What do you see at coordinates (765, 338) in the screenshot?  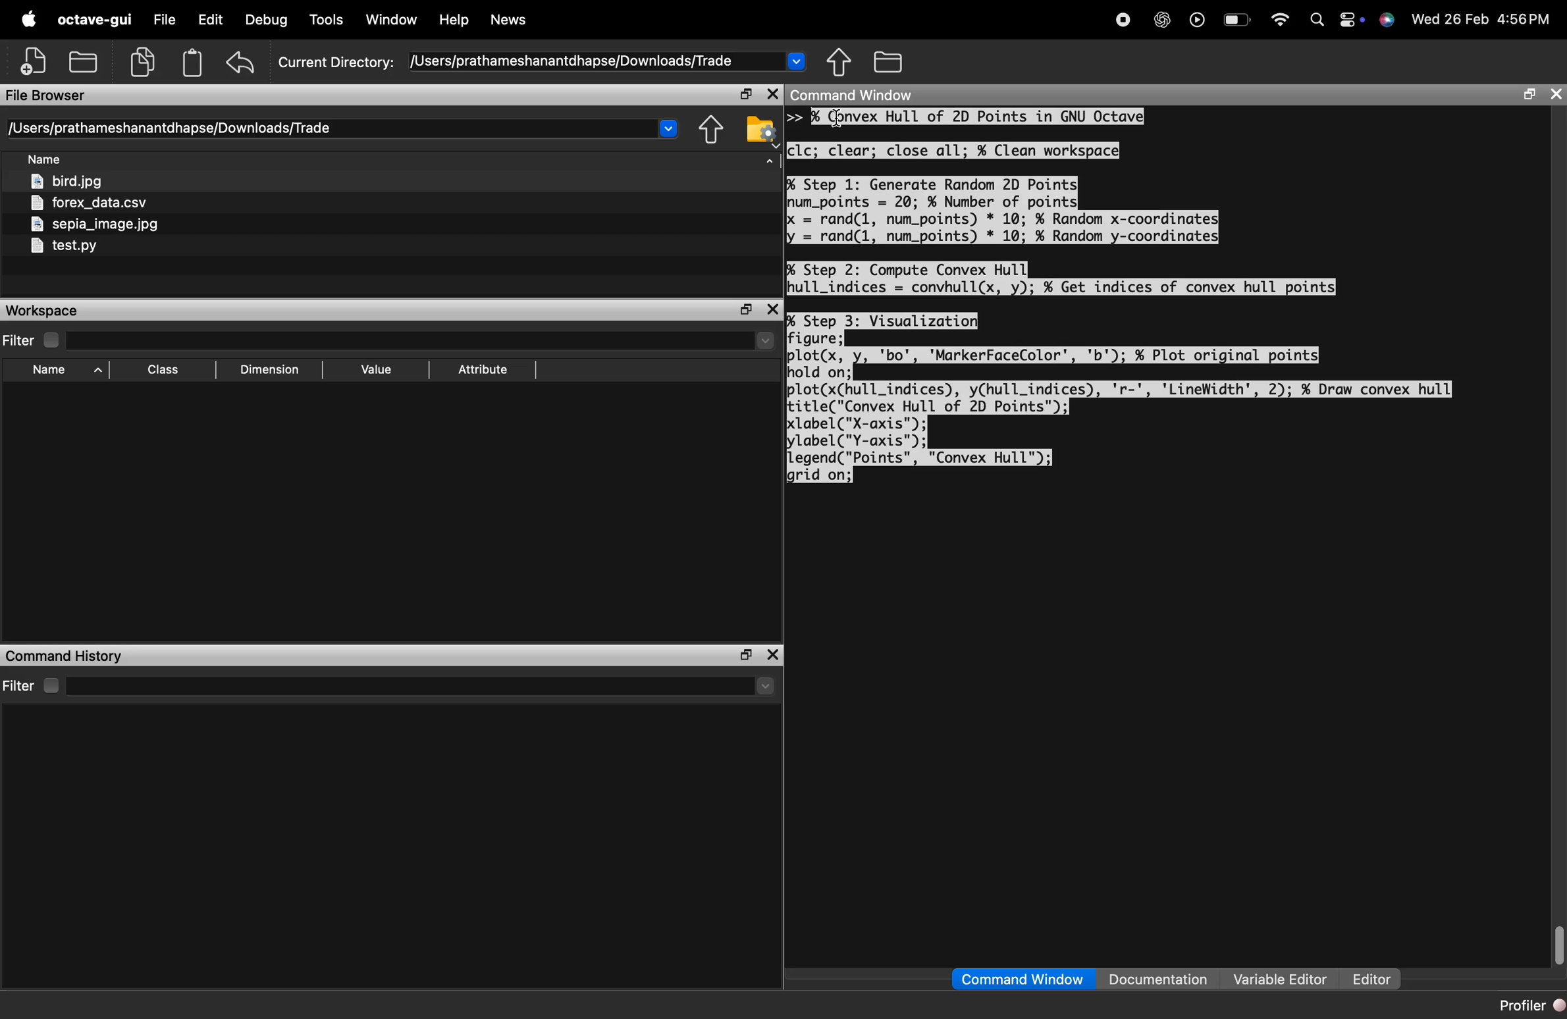 I see `drop-down ` at bounding box center [765, 338].